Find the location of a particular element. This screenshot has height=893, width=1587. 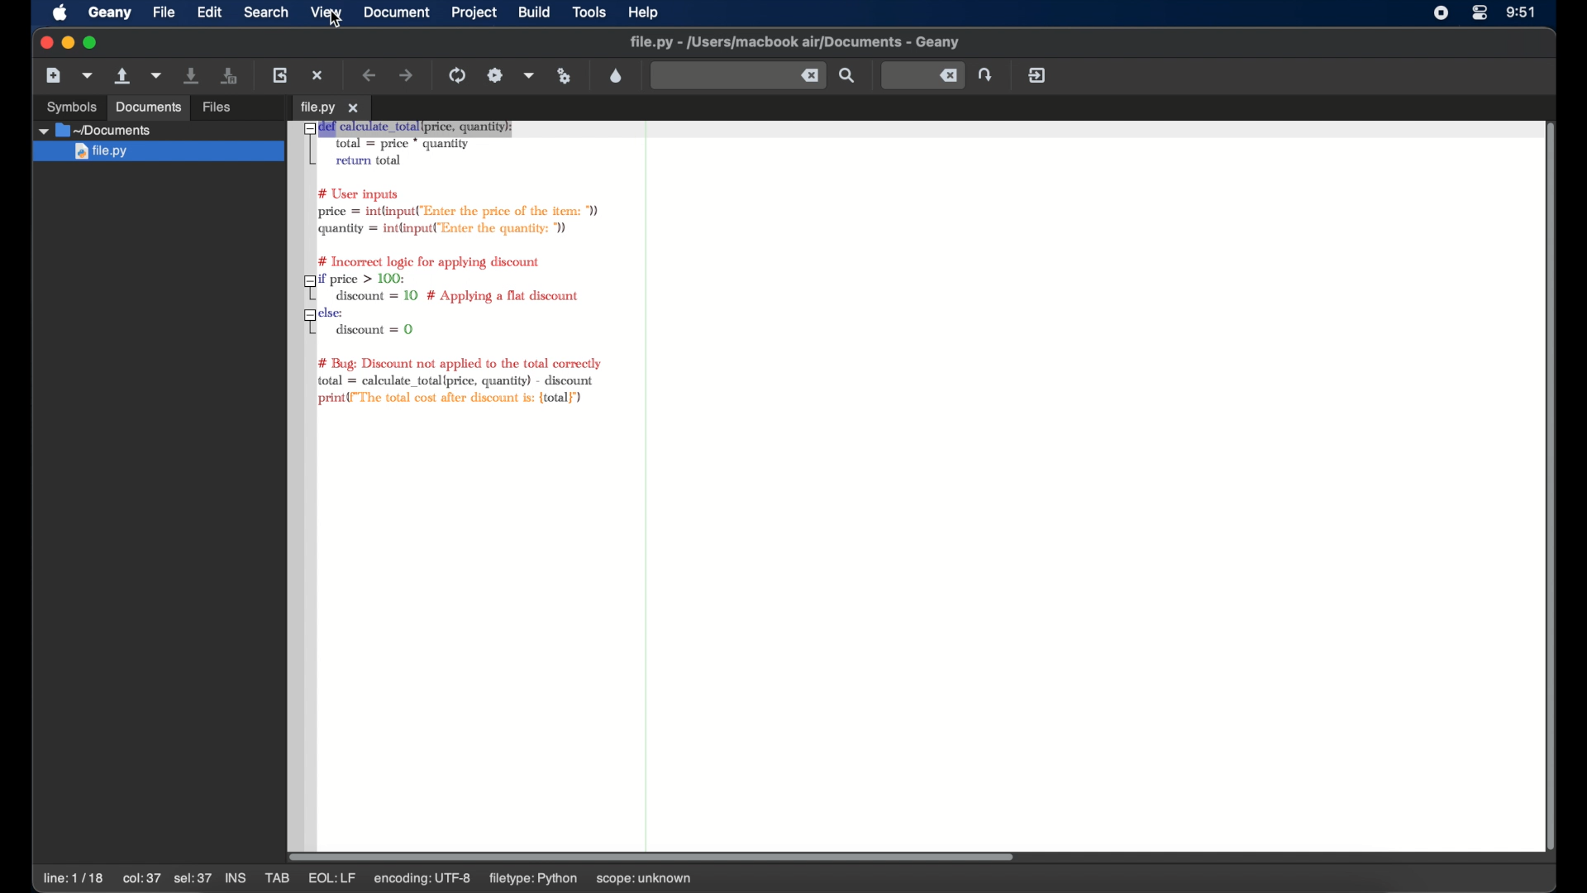

search is located at coordinates (266, 12).